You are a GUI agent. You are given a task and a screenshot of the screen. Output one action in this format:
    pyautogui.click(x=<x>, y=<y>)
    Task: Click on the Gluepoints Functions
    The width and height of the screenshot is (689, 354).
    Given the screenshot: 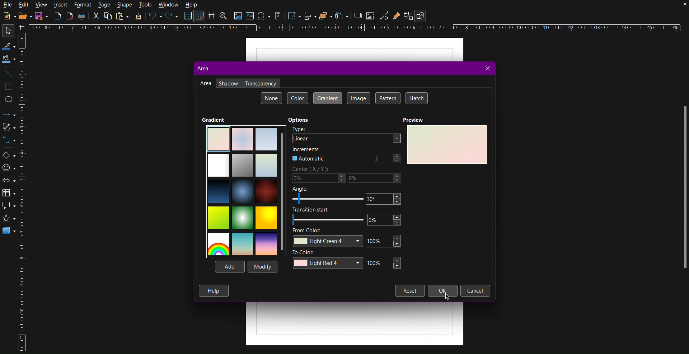 What is the action you would take?
    pyautogui.click(x=397, y=15)
    